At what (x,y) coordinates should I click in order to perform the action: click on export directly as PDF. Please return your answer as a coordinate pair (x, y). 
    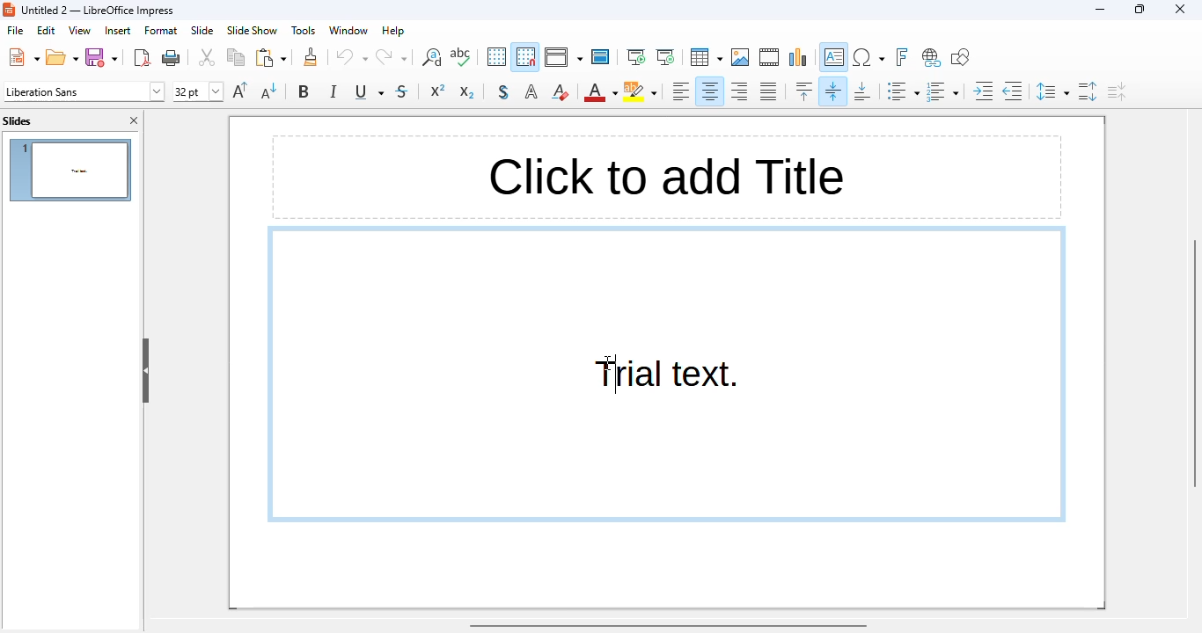
    Looking at the image, I should click on (143, 57).